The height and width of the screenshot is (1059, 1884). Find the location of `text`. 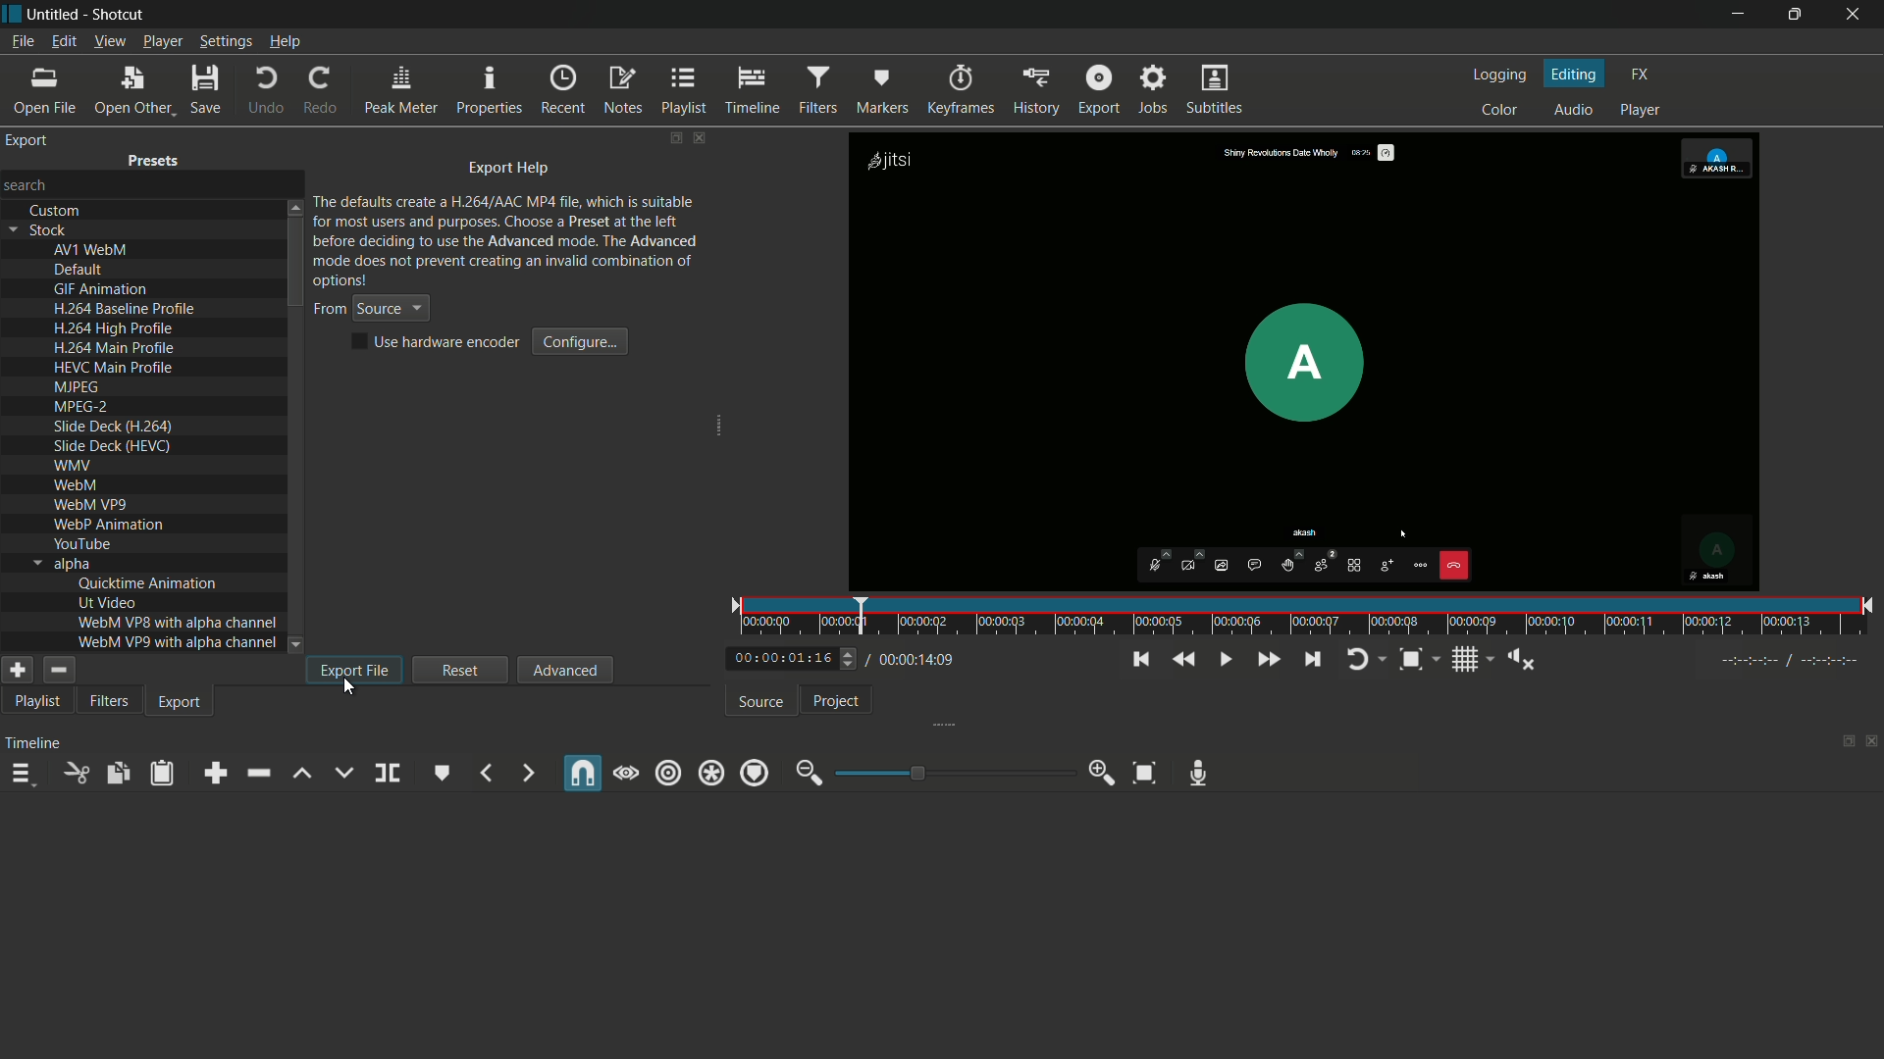

text is located at coordinates (81, 406).